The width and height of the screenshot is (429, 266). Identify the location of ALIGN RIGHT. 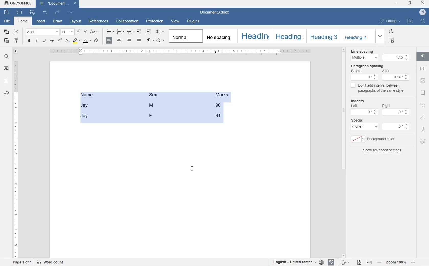
(129, 40).